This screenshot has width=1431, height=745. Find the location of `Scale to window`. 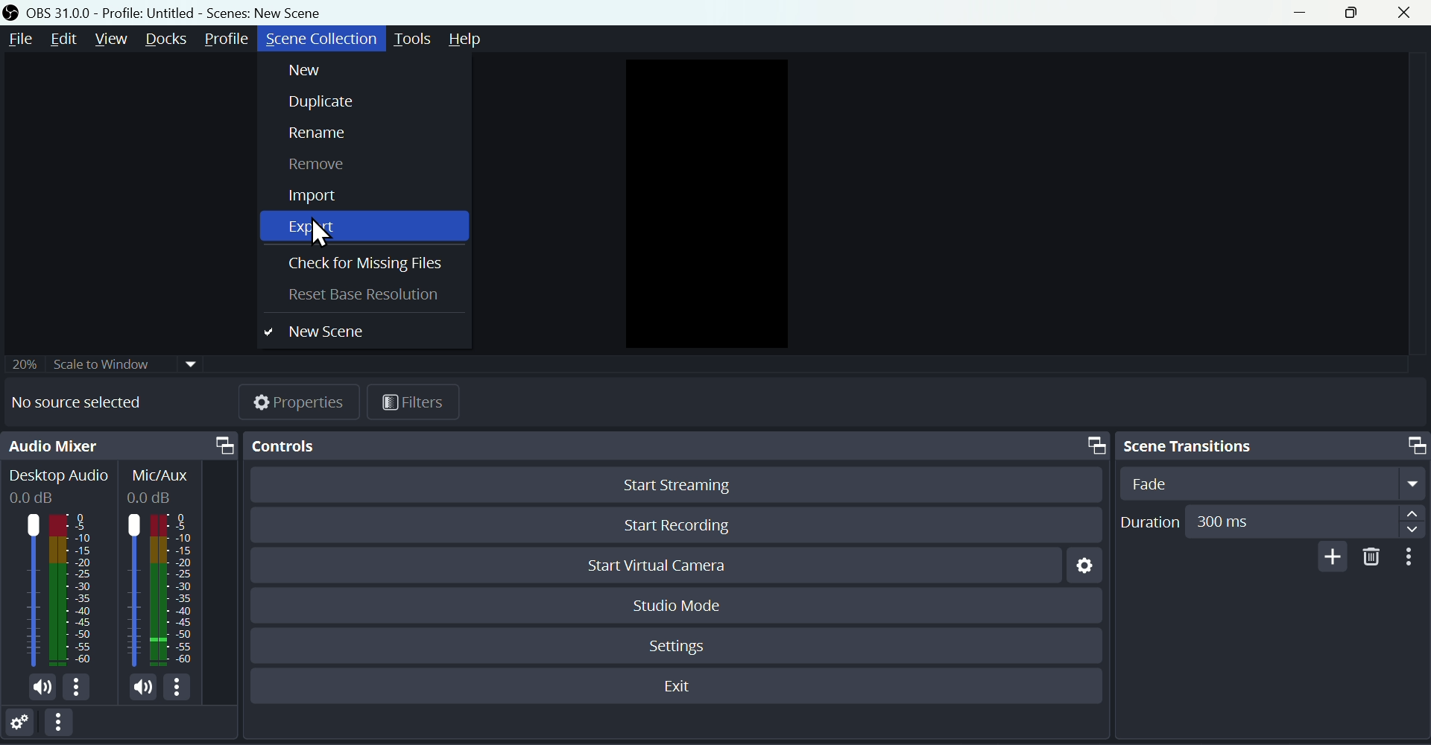

Scale to window is located at coordinates (106, 362).